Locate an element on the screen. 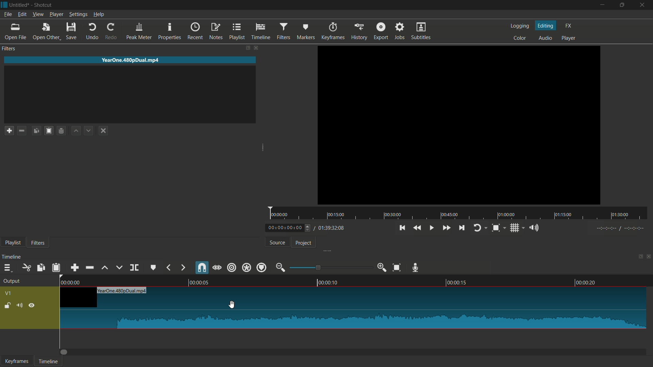 Image resolution: width=653 pixels, height=367 pixels. overwrite is located at coordinates (119, 268).